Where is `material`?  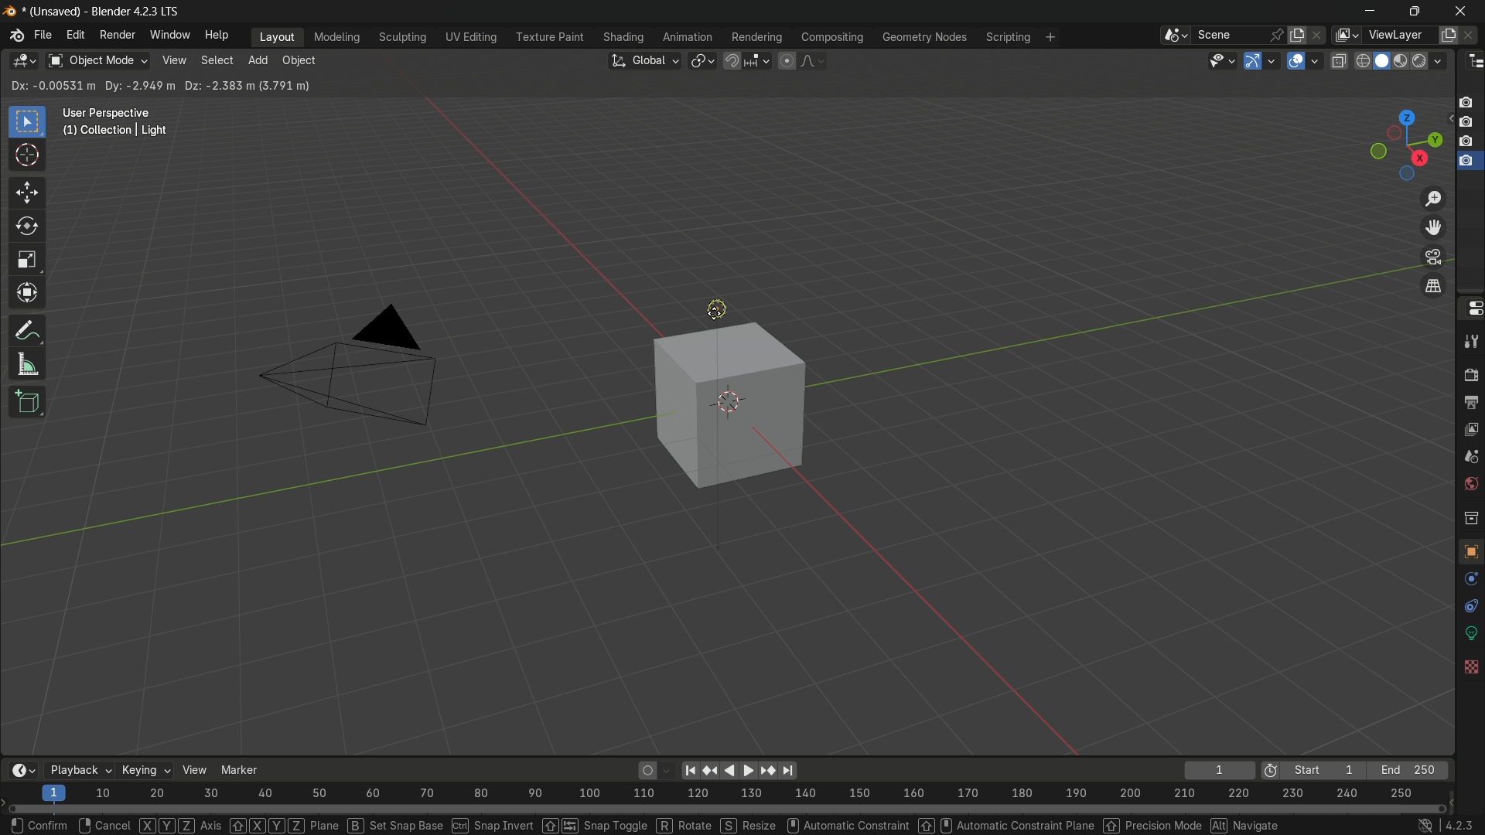 material is located at coordinates (1468, 716).